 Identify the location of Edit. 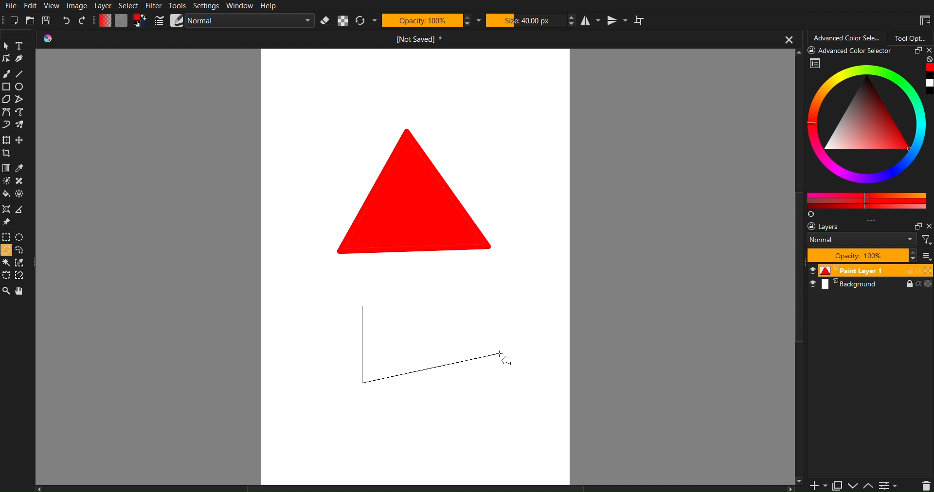
(30, 6).